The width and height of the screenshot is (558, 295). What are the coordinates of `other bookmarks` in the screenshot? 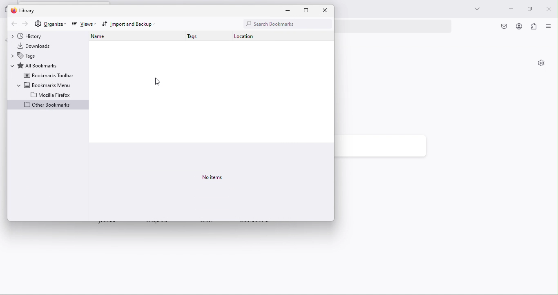 It's located at (48, 105).